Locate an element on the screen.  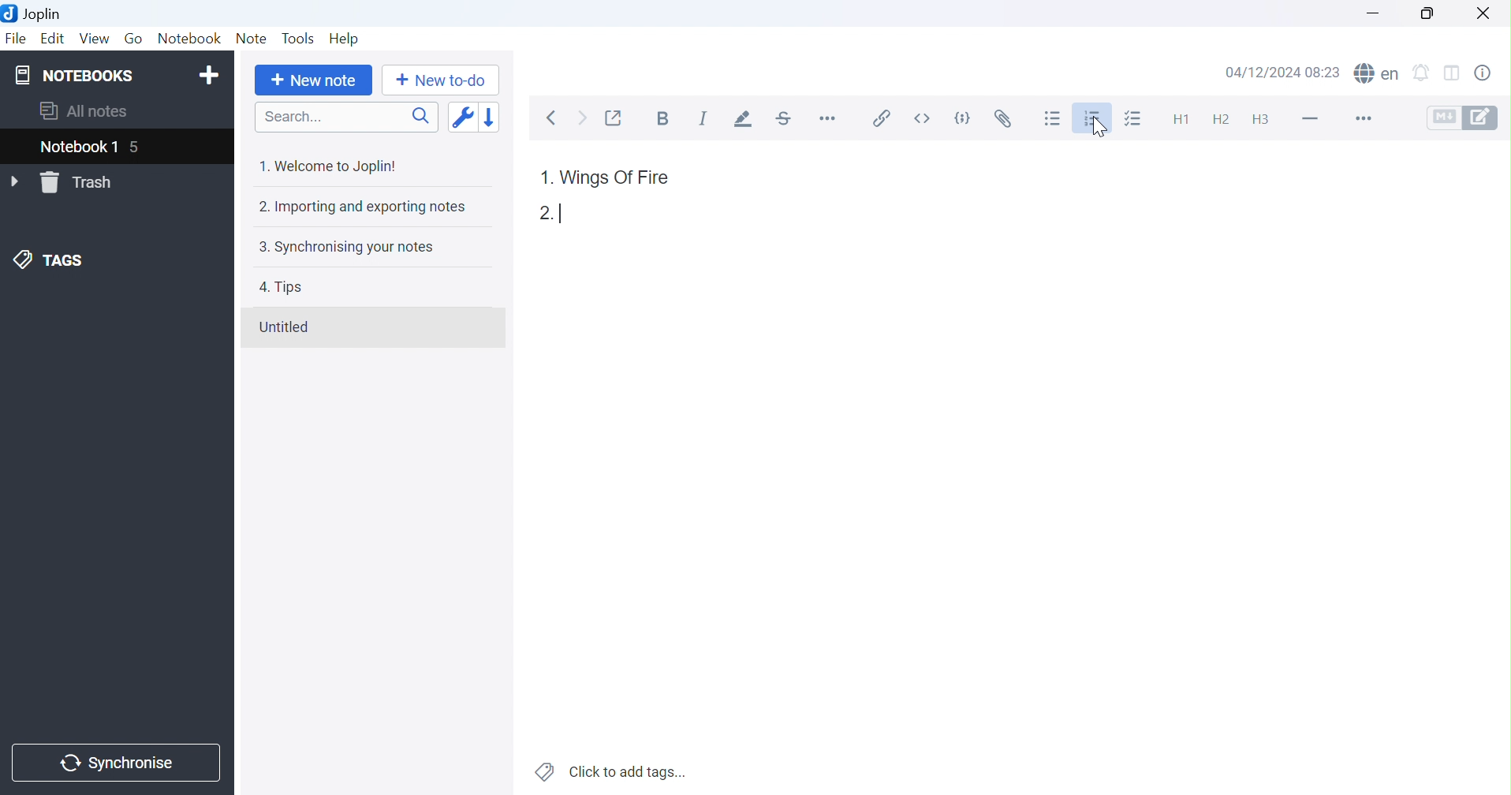
Cursor is located at coordinates (1103, 132).